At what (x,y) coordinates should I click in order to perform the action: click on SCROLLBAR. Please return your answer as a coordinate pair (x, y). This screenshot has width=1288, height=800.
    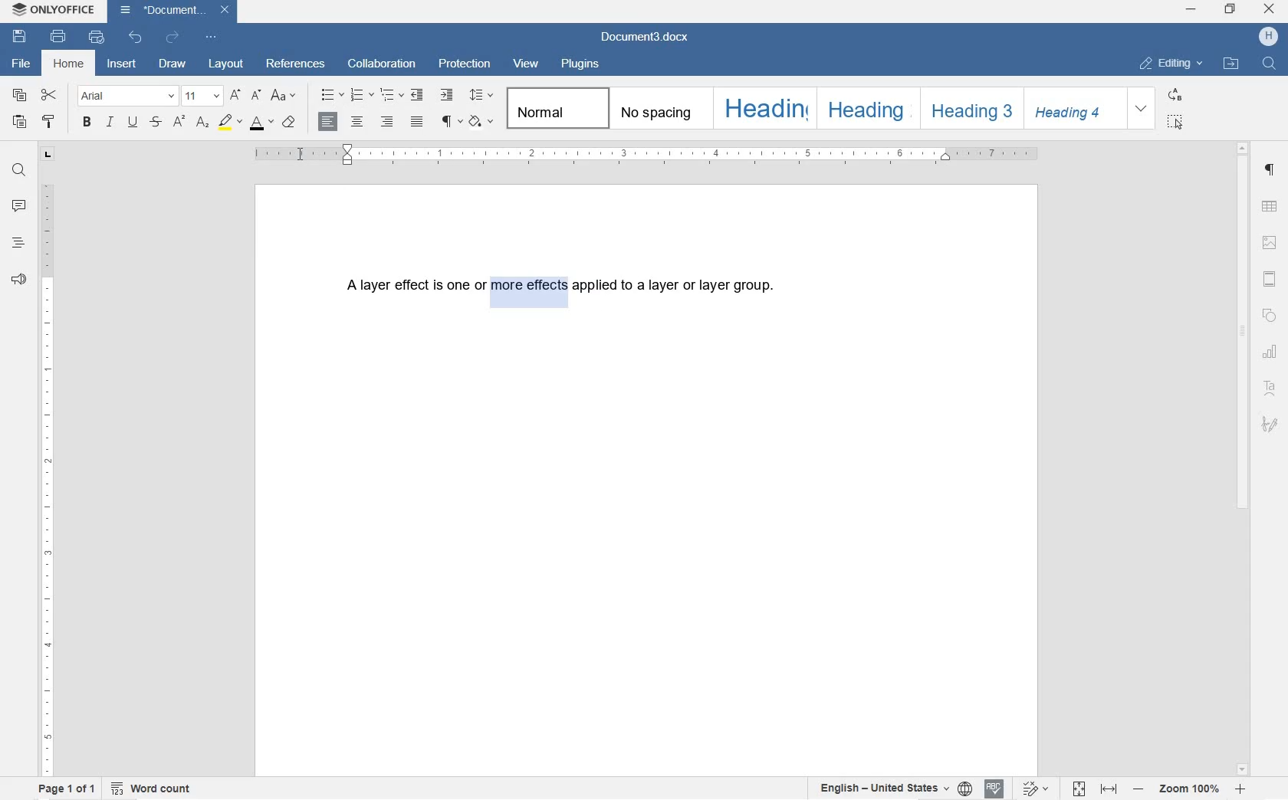
    Looking at the image, I should click on (1243, 458).